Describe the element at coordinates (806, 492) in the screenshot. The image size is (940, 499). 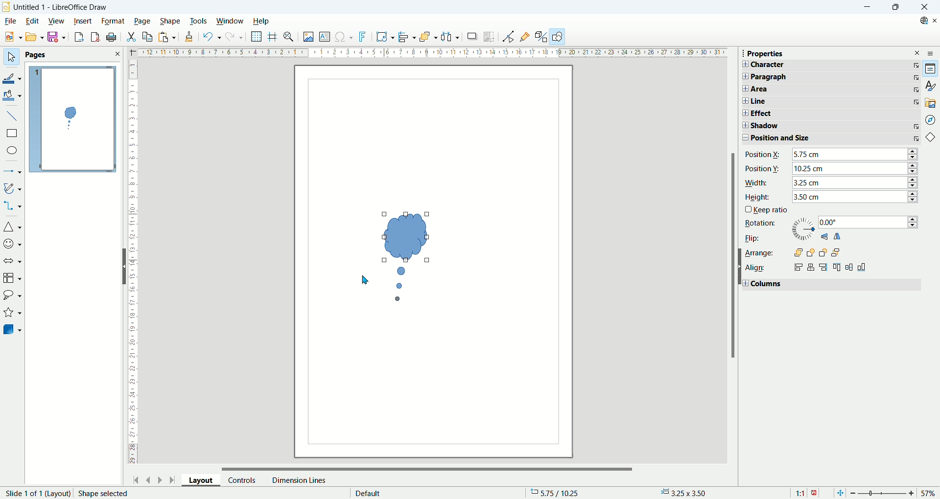
I see `scaling factor` at that location.